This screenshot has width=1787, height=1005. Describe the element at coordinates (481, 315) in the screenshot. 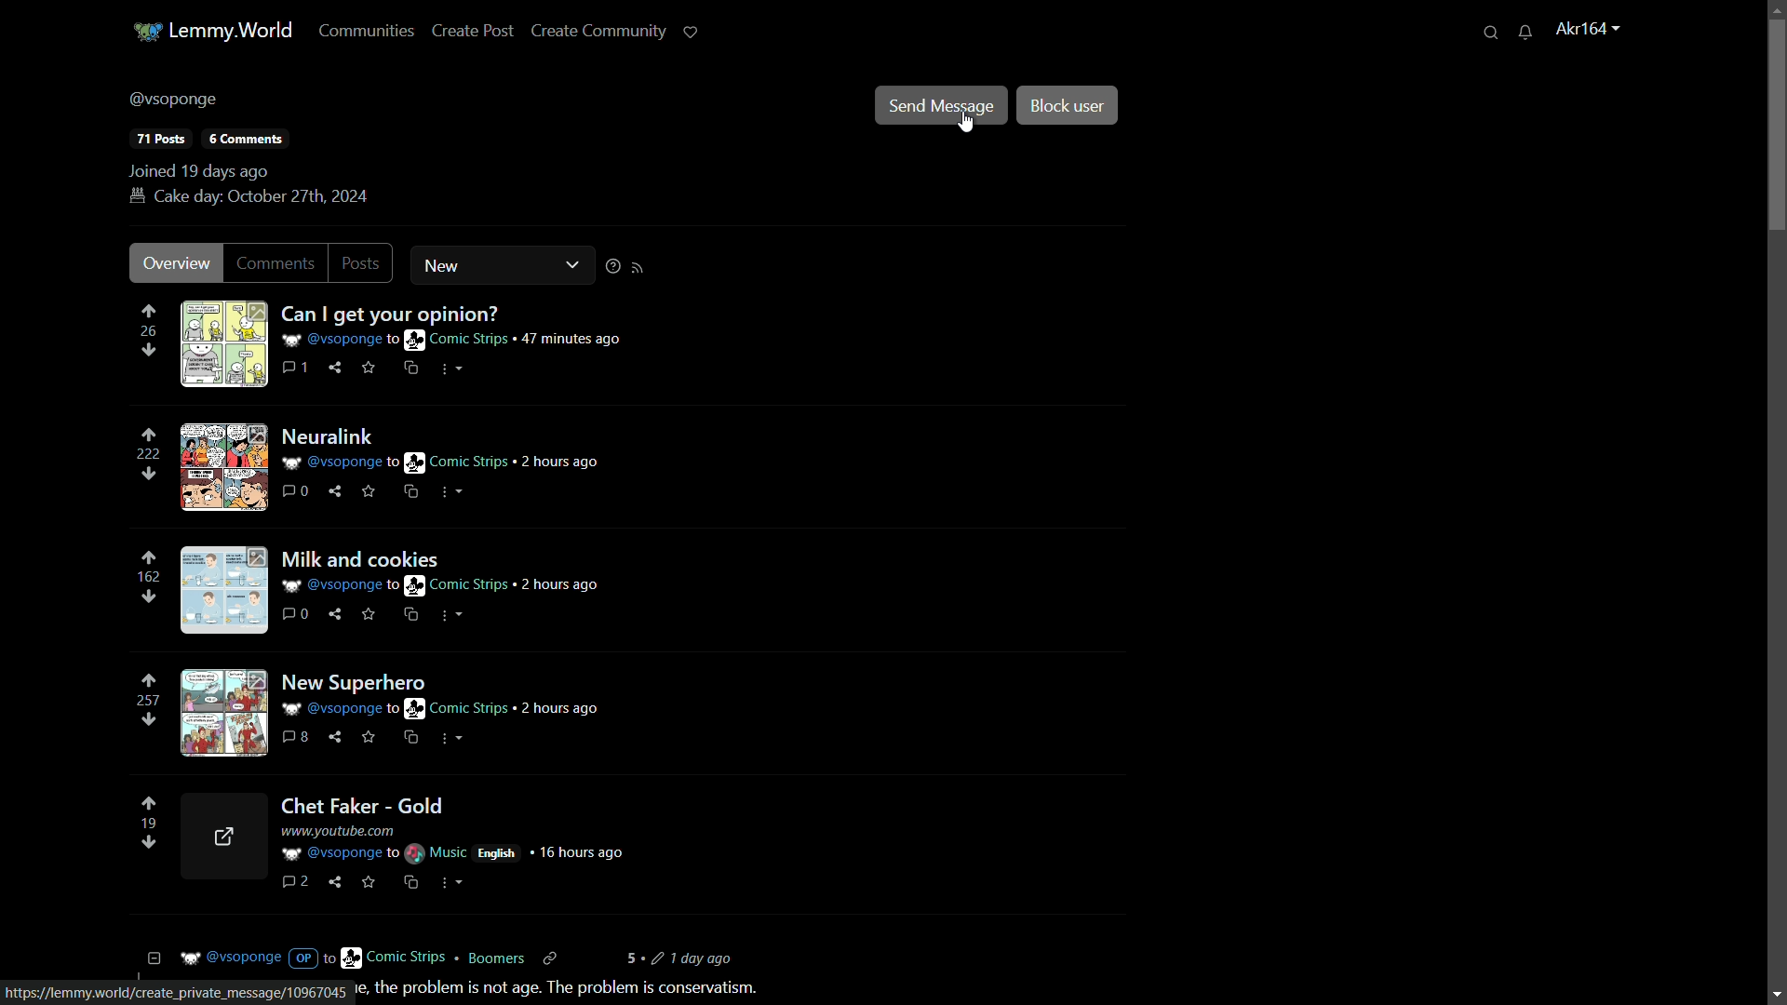

I see `post-1` at that location.